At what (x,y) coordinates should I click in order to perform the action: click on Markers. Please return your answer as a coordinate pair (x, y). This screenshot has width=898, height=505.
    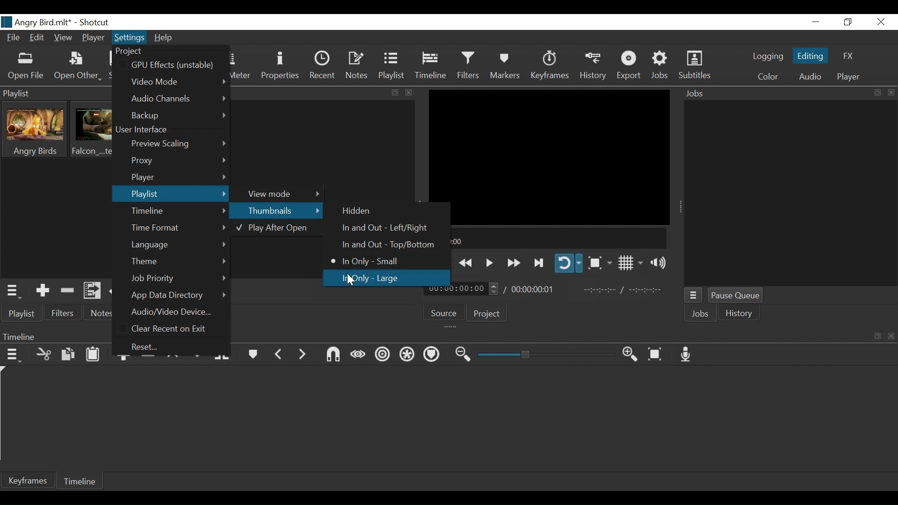
    Looking at the image, I should click on (506, 67).